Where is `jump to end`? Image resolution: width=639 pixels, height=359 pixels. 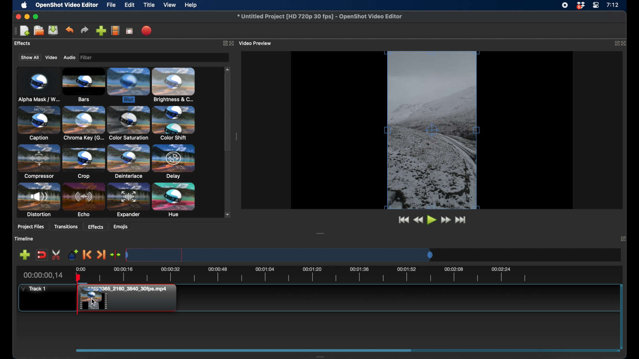
jump to end is located at coordinates (462, 220).